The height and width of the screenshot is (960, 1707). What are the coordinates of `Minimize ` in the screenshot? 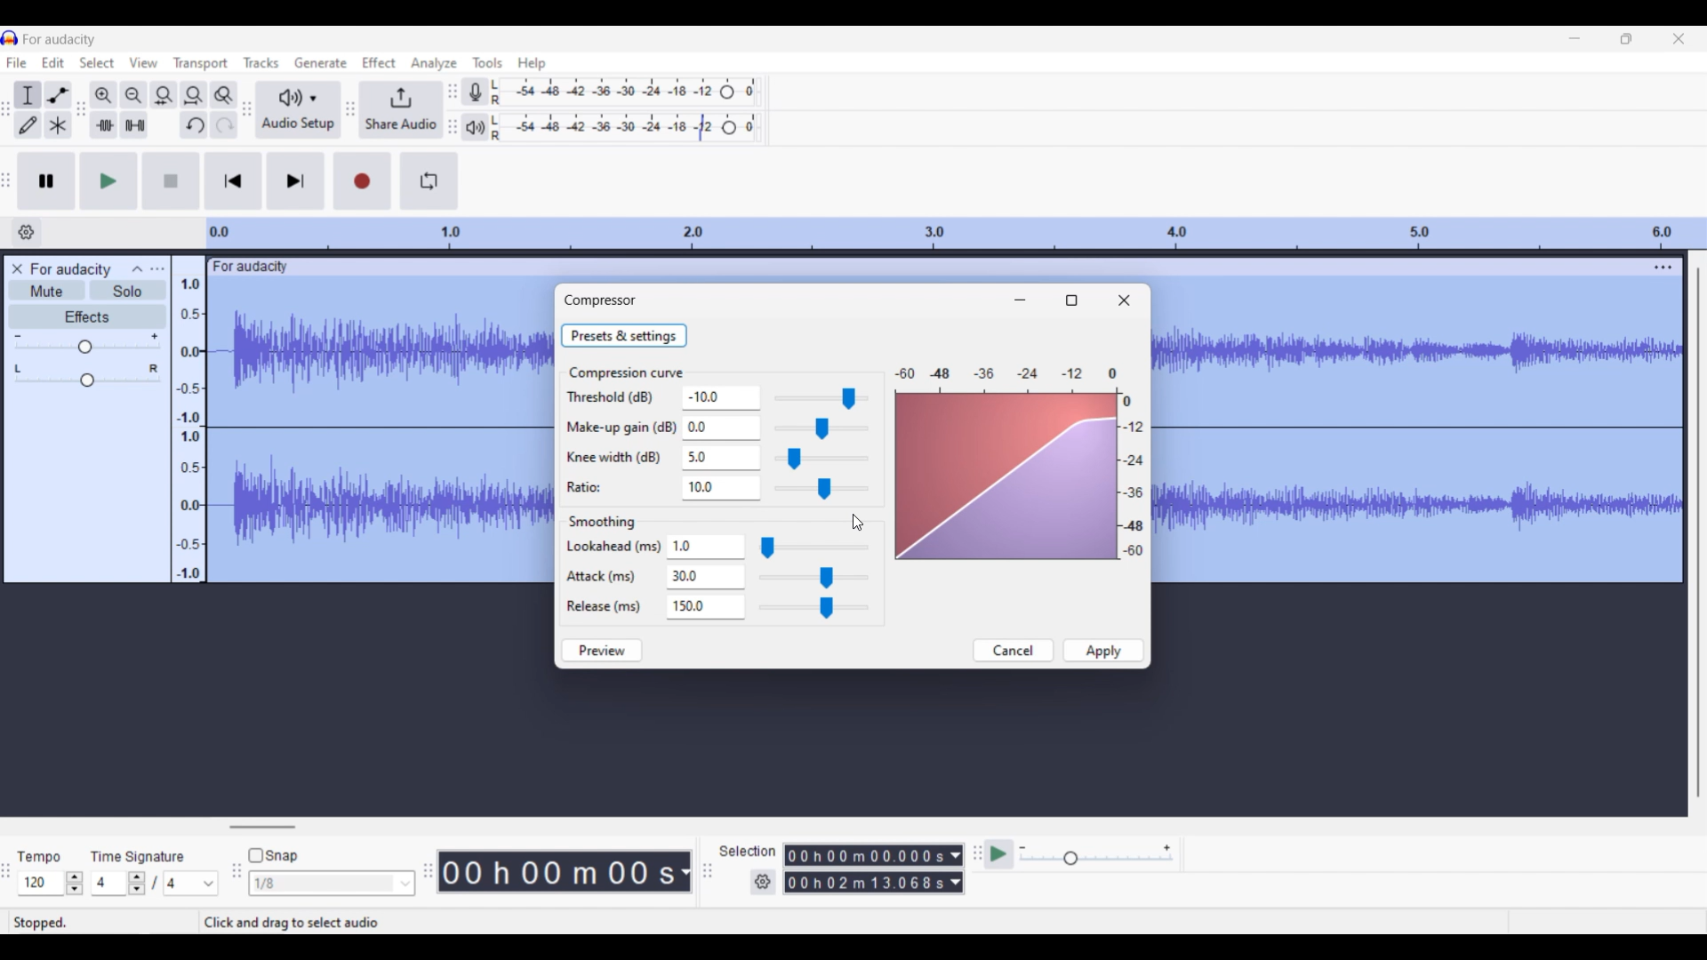 It's located at (1575, 38).